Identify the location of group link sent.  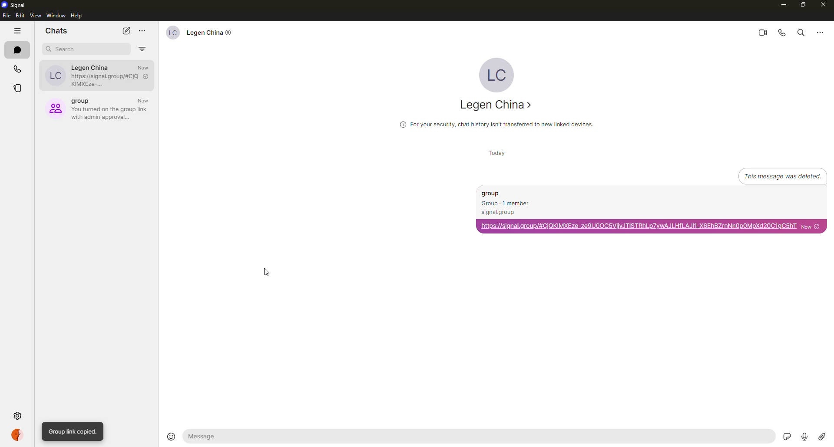
(652, 210).